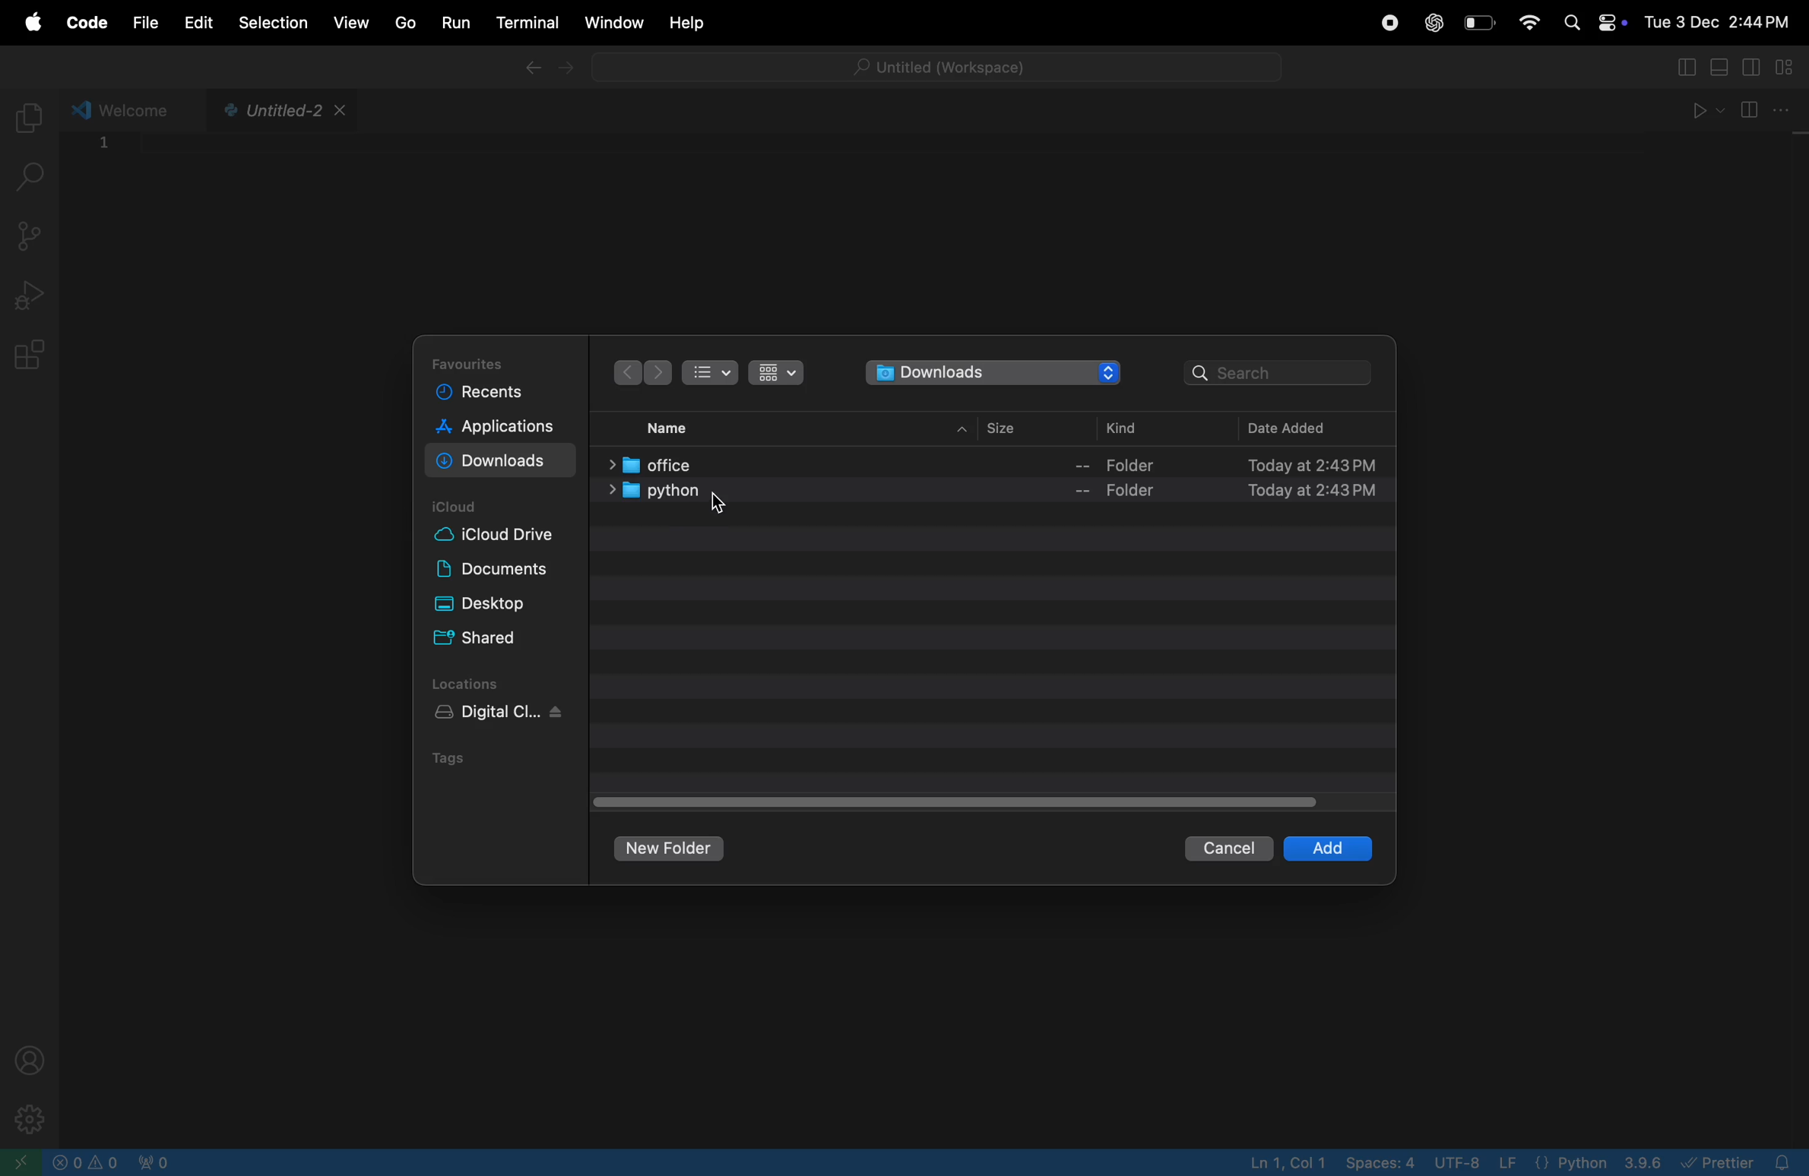 The image size is (1809, 1176). What do you see at coordinates (1720, 17) in the screenshot?
I see `date and time` at bounding box center [1720, 17].